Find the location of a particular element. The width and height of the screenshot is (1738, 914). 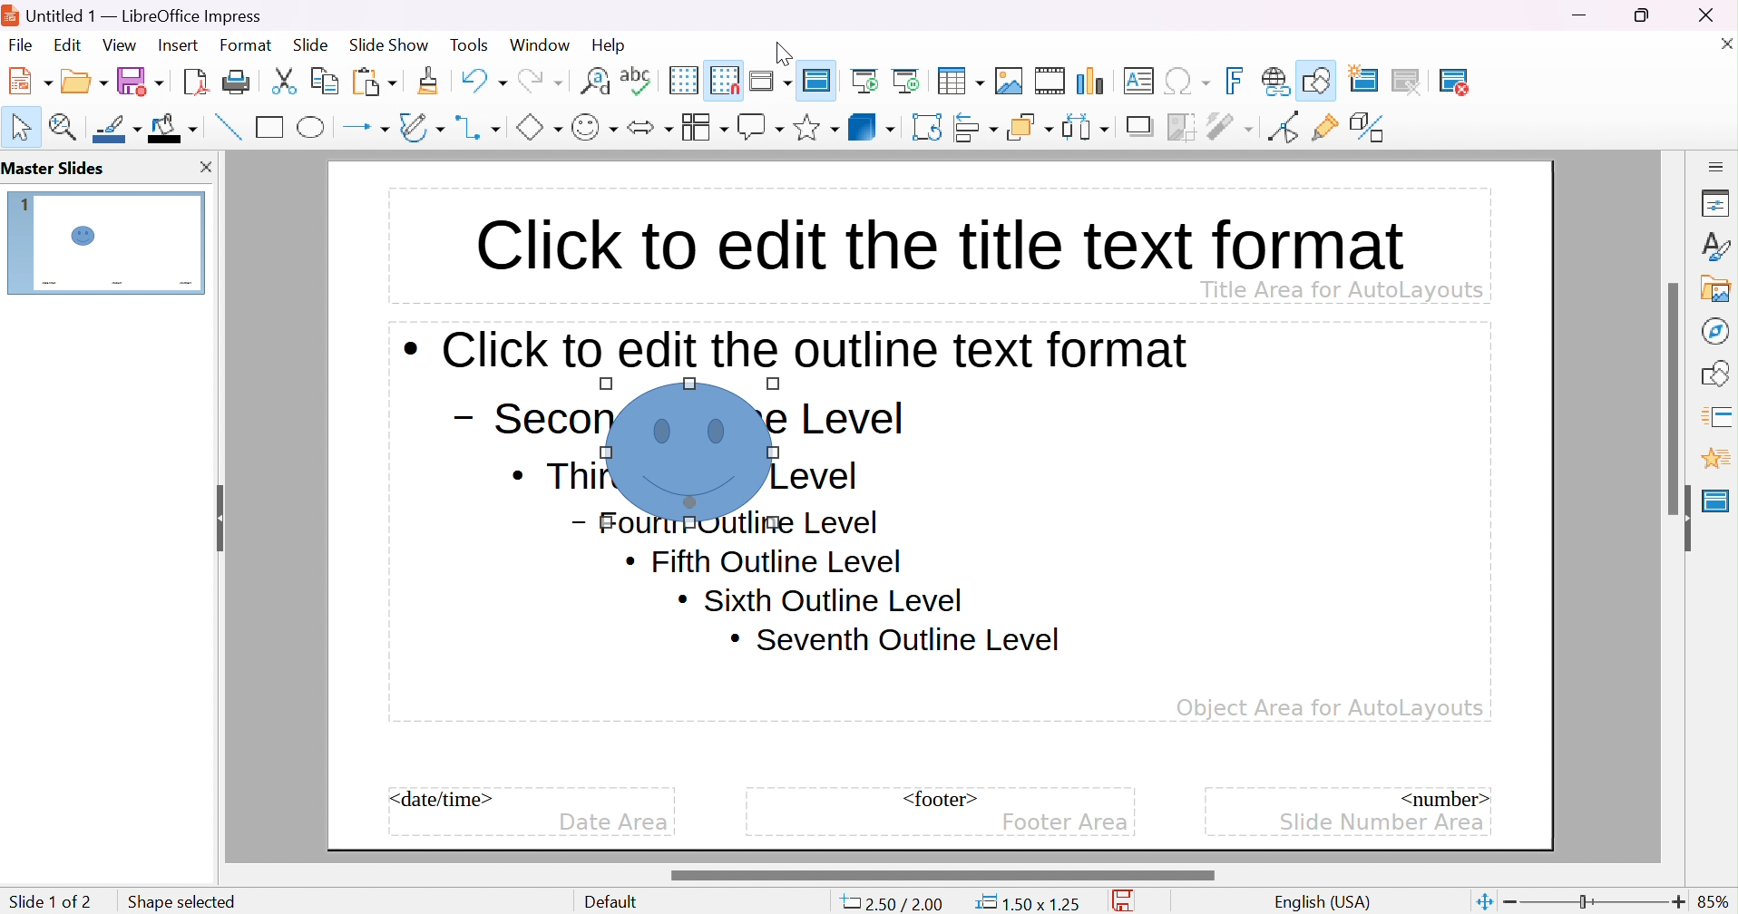

close is located at coordinates (1723, 43).